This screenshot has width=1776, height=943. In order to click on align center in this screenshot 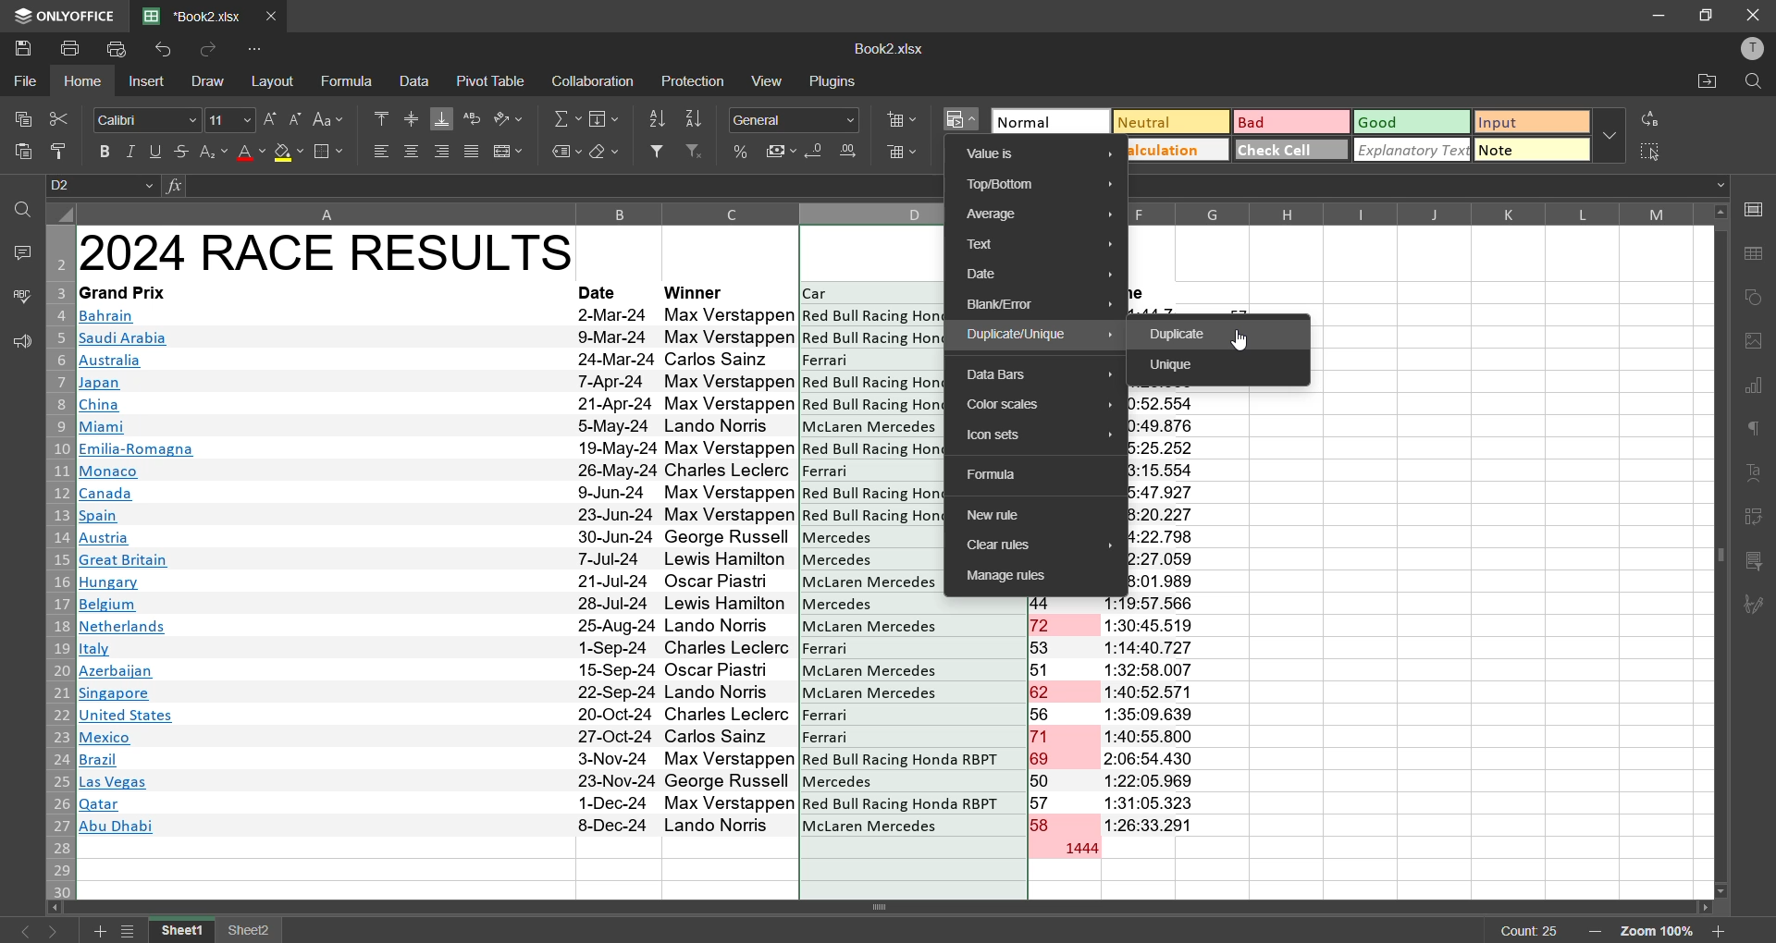, I will do `click(412, 150)`.